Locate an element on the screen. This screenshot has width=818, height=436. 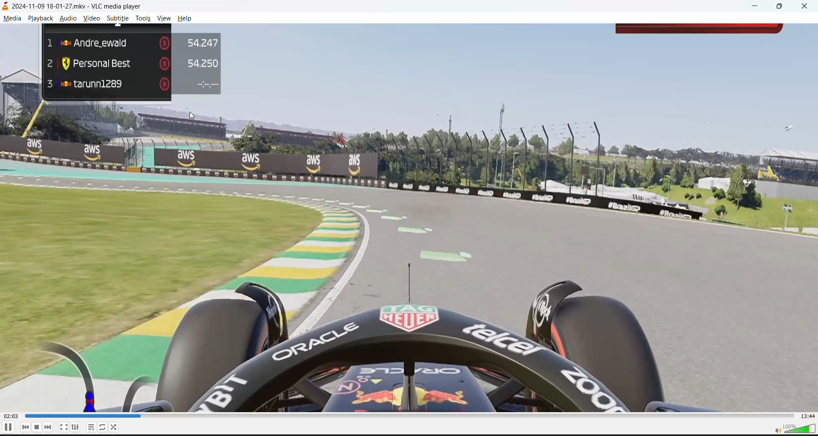
previous is located at coordinates (24, 427).